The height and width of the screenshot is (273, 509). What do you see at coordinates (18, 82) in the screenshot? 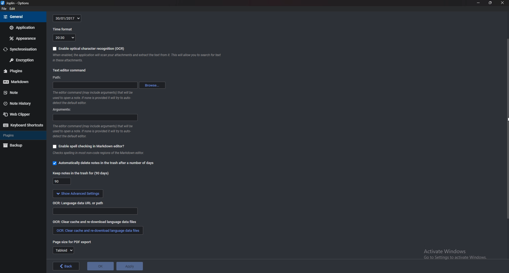
I see `mark down` at bounding box center [18, 82].